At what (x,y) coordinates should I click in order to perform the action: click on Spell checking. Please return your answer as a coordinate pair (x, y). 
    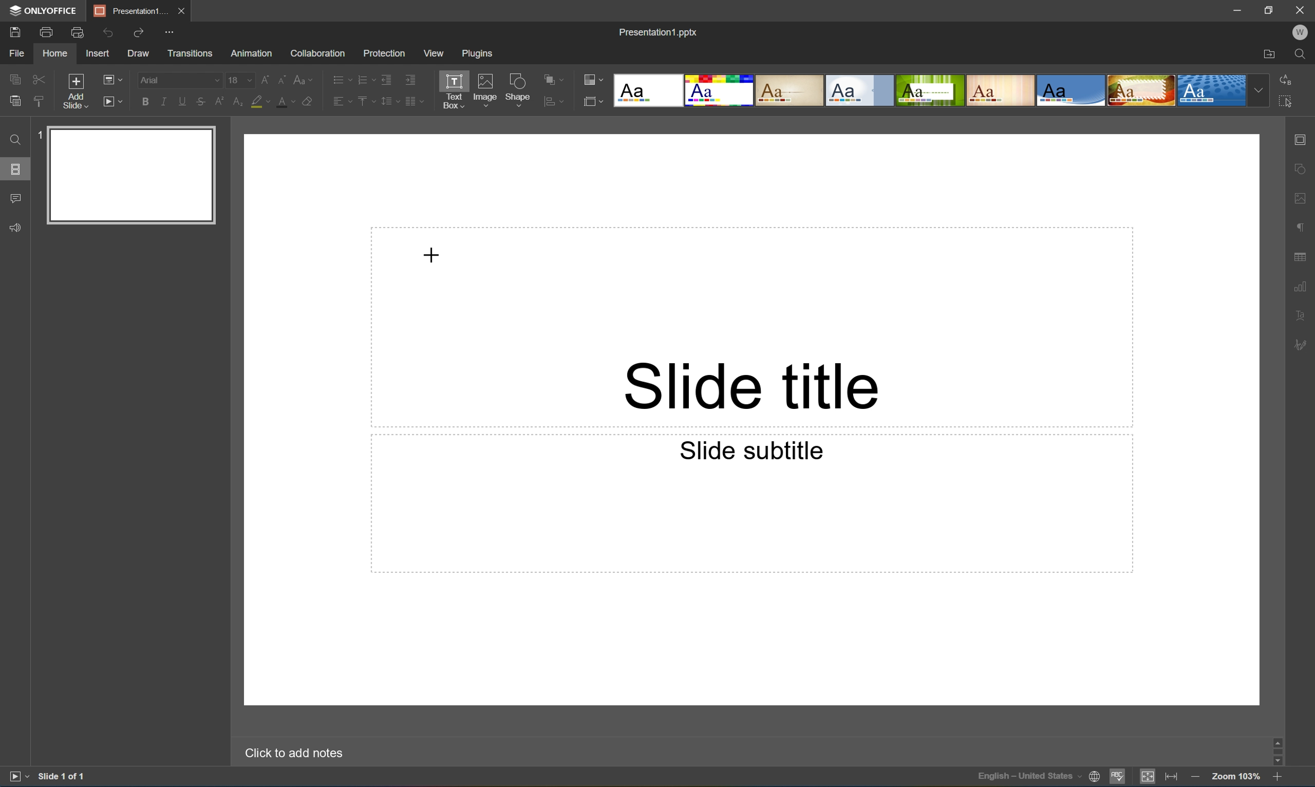
    Looking at the image, I should click on (1118, 778).